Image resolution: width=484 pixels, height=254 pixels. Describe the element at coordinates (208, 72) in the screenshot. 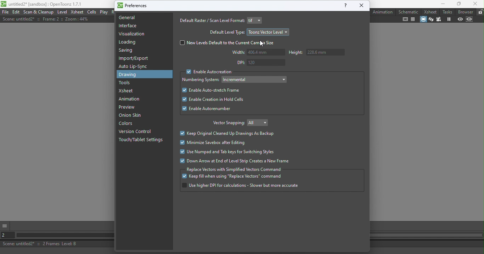

I see `Enable Autocreation` at that location.